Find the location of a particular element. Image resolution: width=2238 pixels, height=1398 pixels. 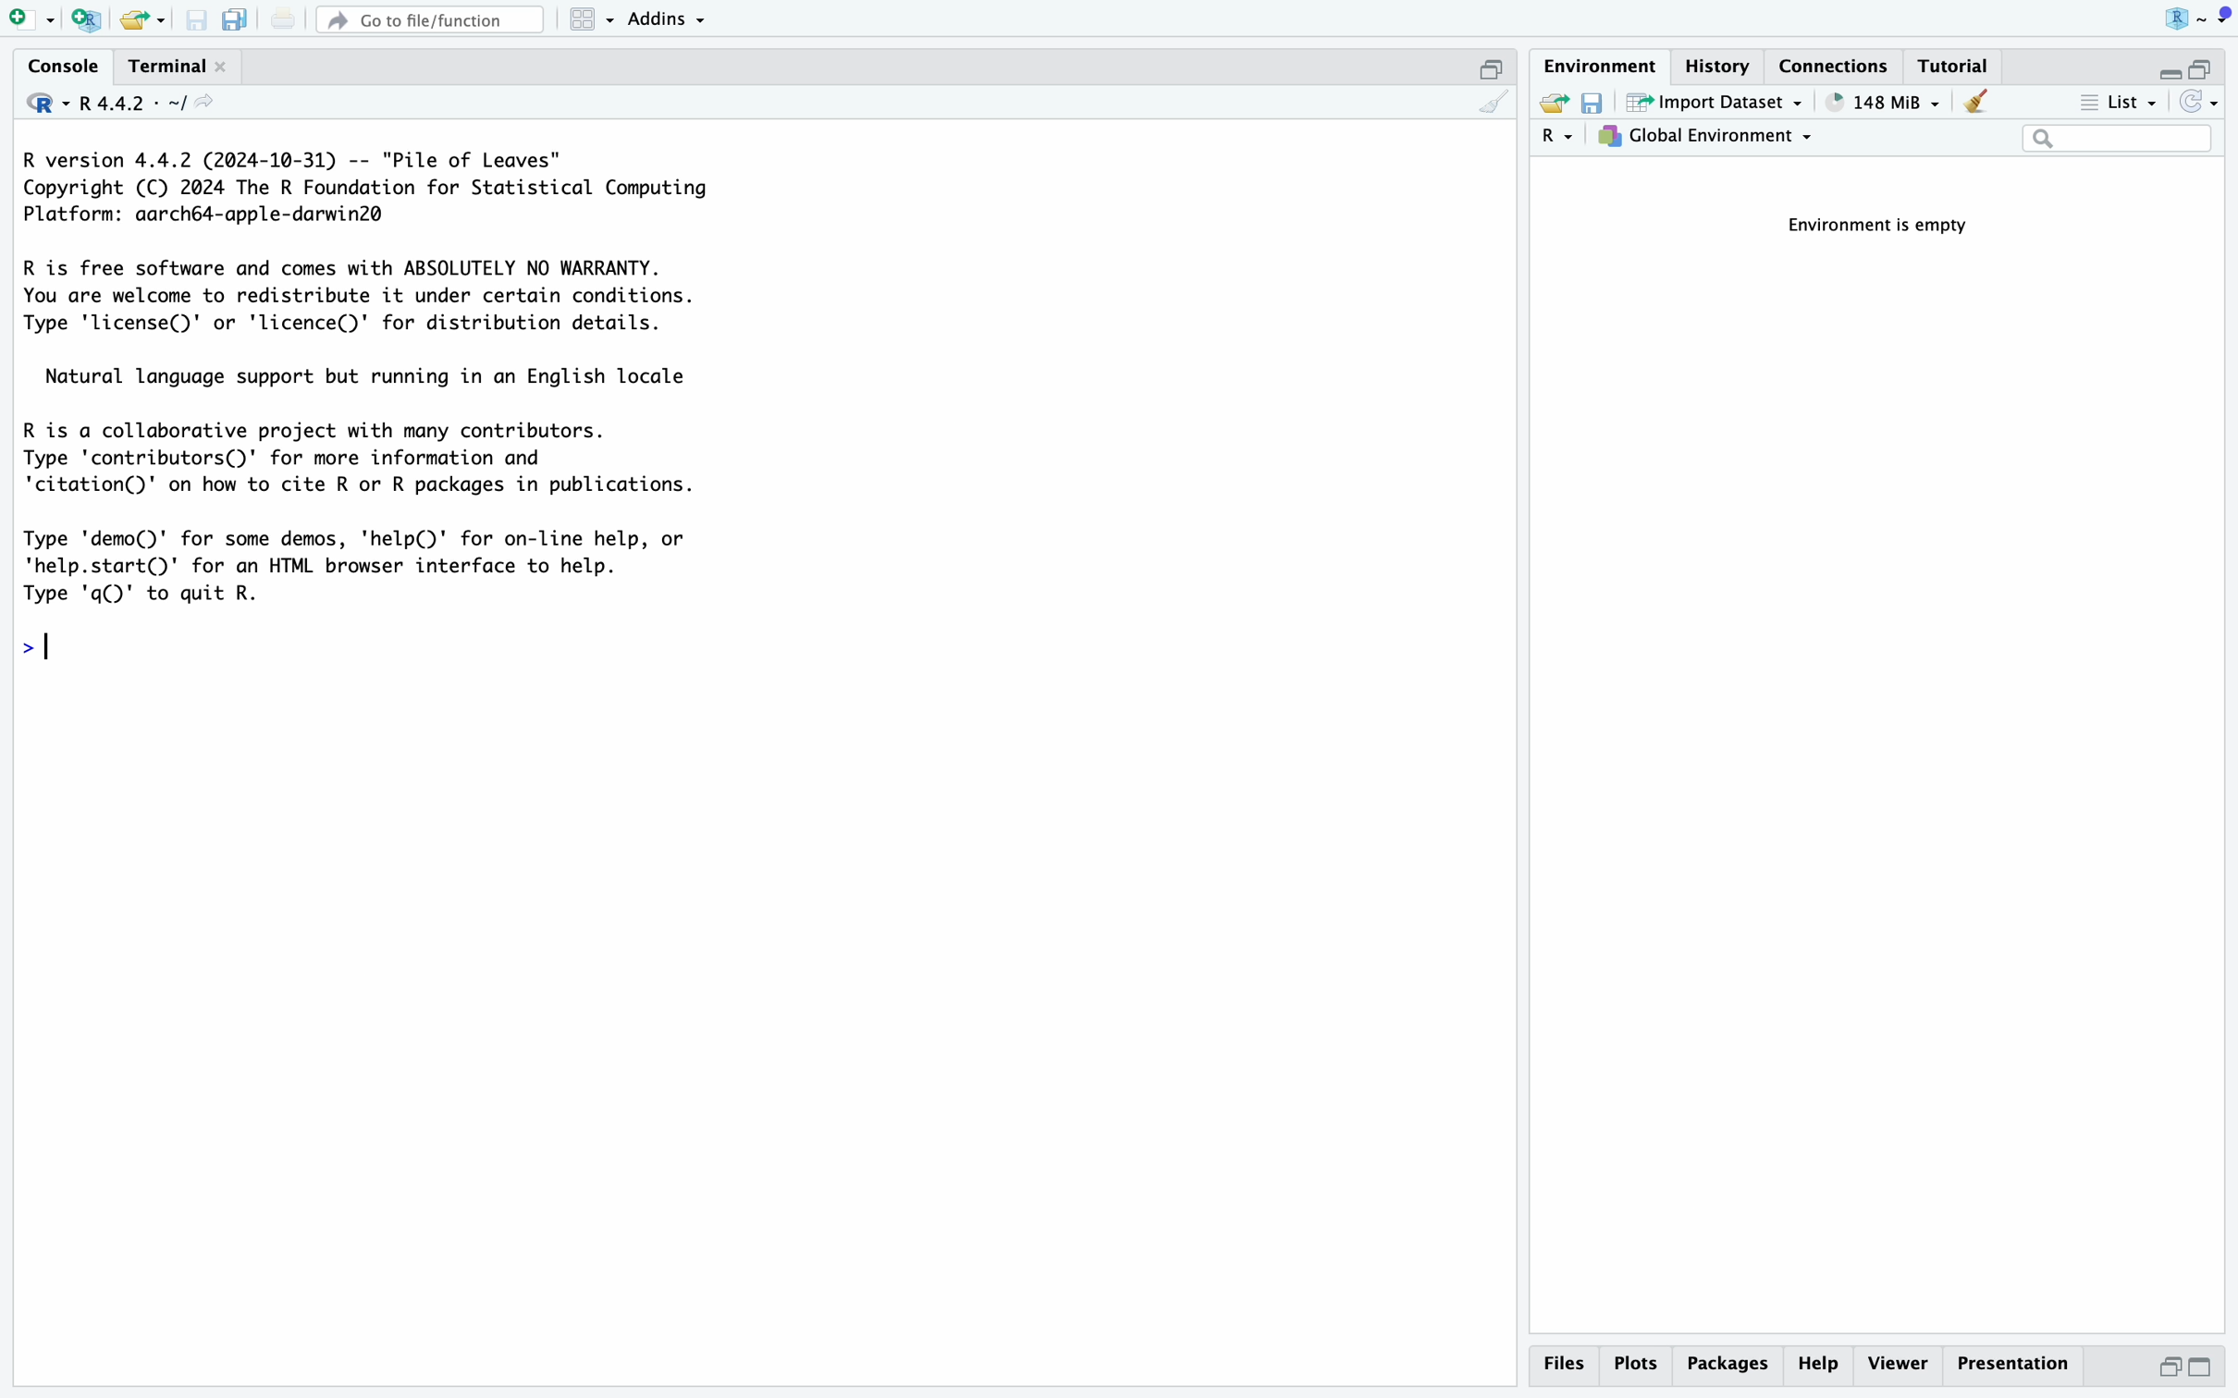

print the current file is located at coordinates (279, 18).